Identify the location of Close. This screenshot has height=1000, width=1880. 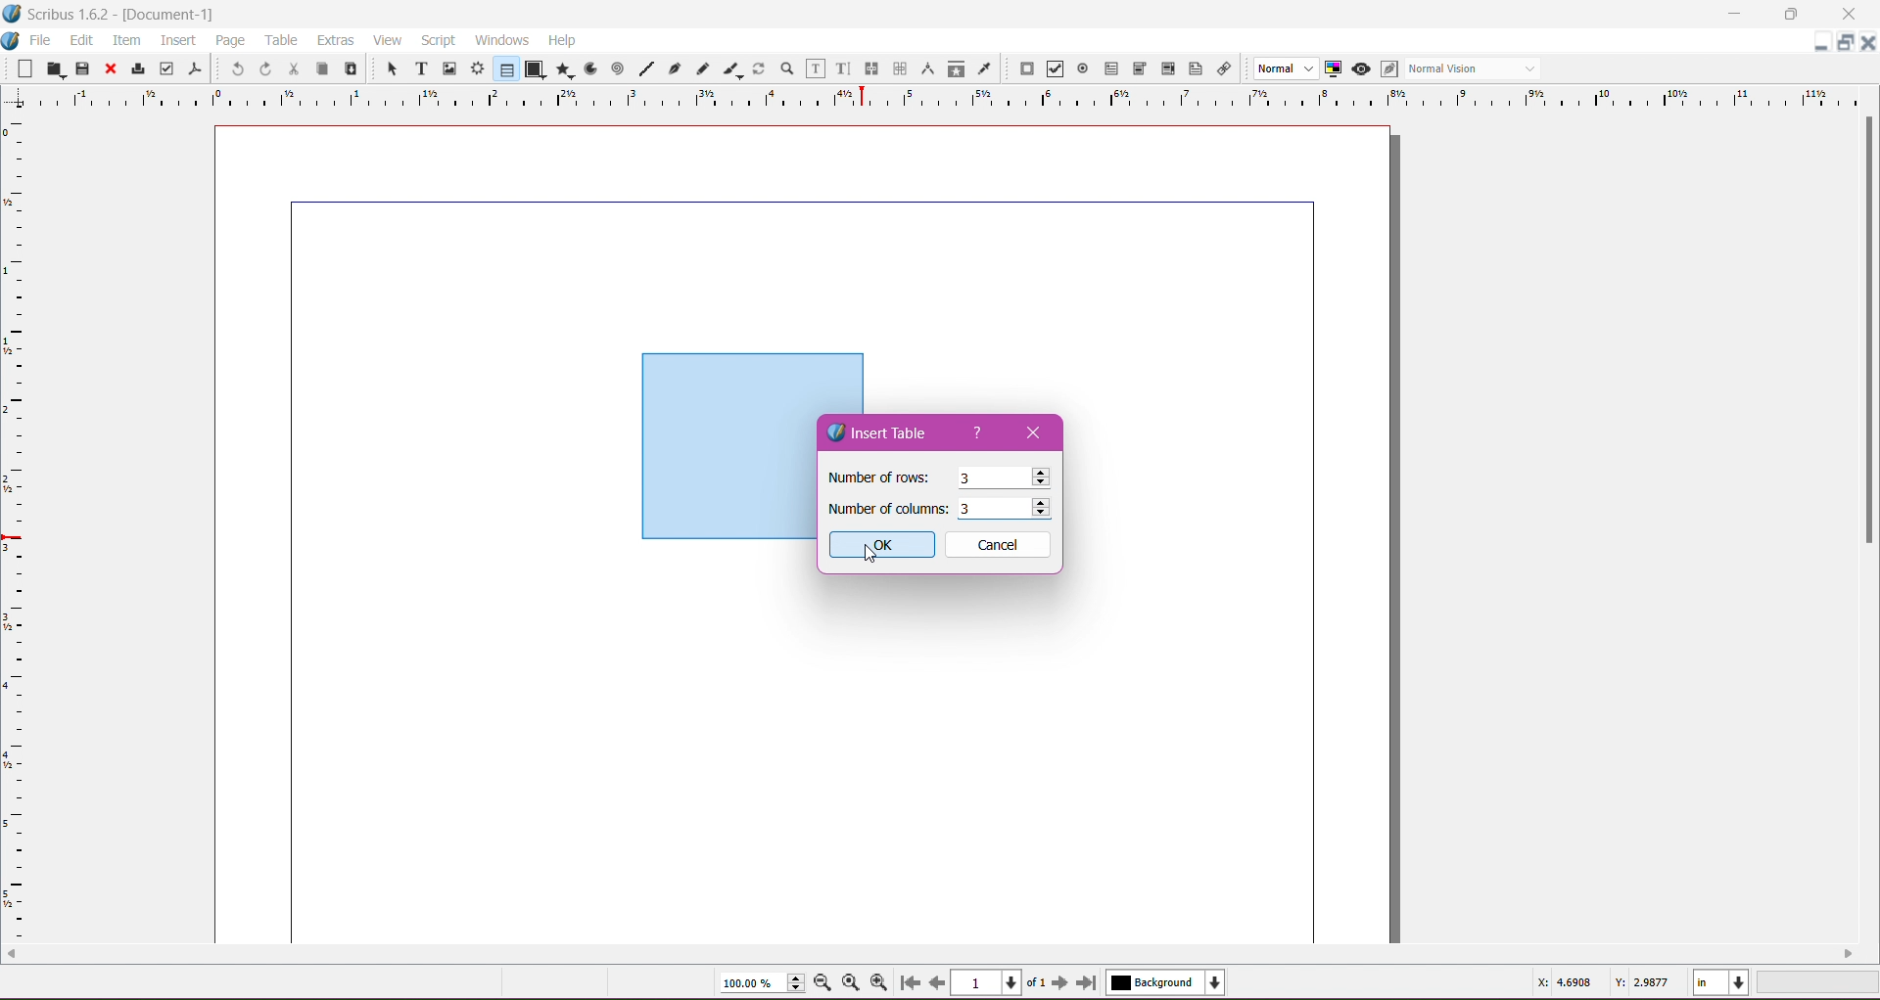
(1850, 15).